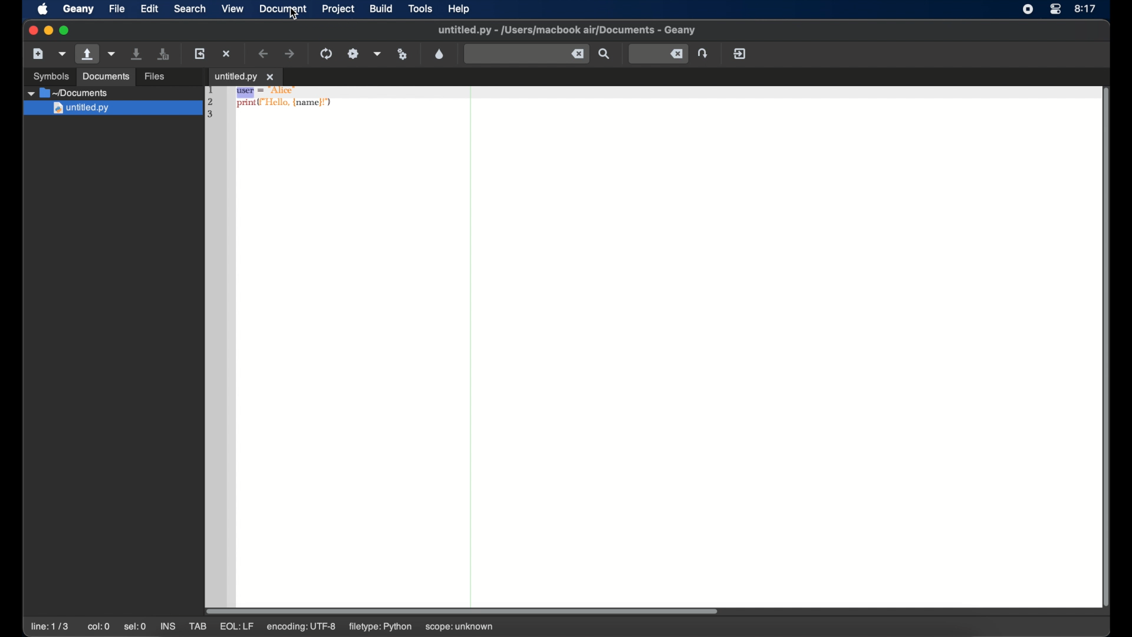 Image resolution: width=1132 pixels, height=637 pixels. Describe the element at coordinates (353, 54) in the screenshot. I see `build the current file` at that location.